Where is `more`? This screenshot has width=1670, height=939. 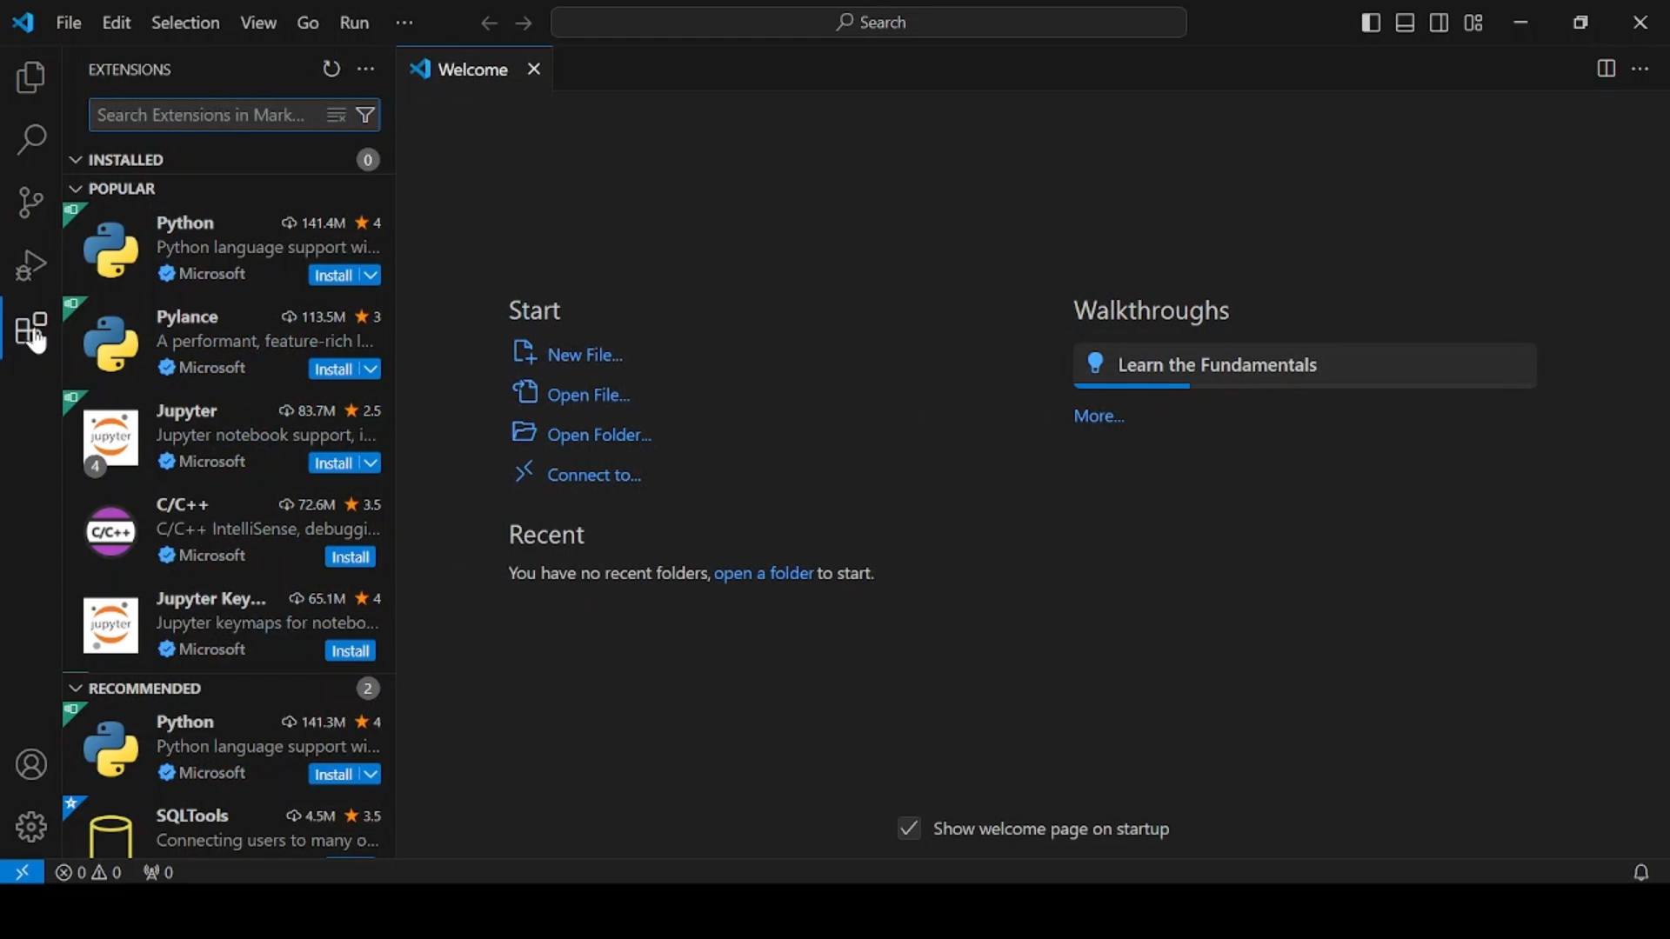
more is located at coordinates (1096, 415).